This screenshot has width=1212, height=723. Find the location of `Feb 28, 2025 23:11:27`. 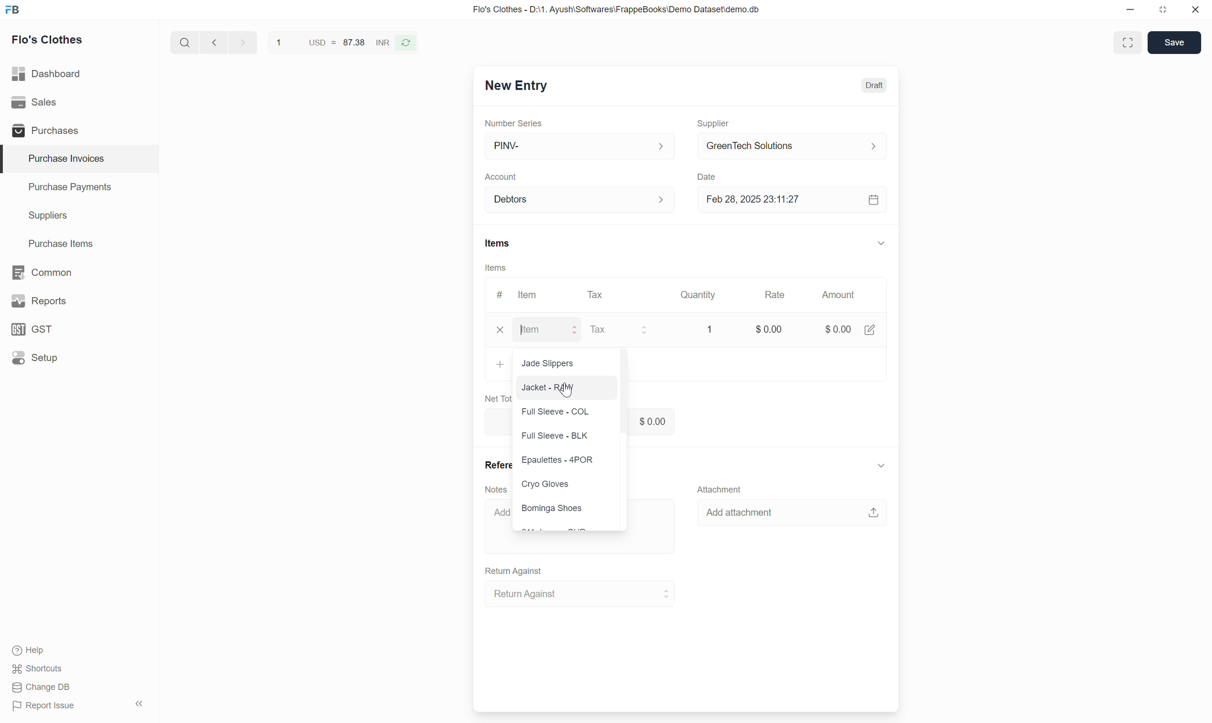

Feb 28, 2025 23:11:27 is located at coordinates (778, 199).